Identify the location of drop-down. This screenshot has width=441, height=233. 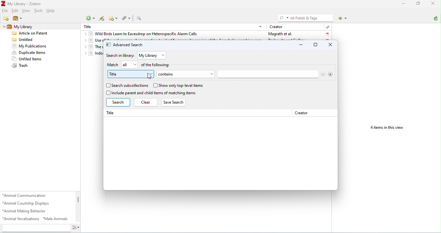
(84, 53).